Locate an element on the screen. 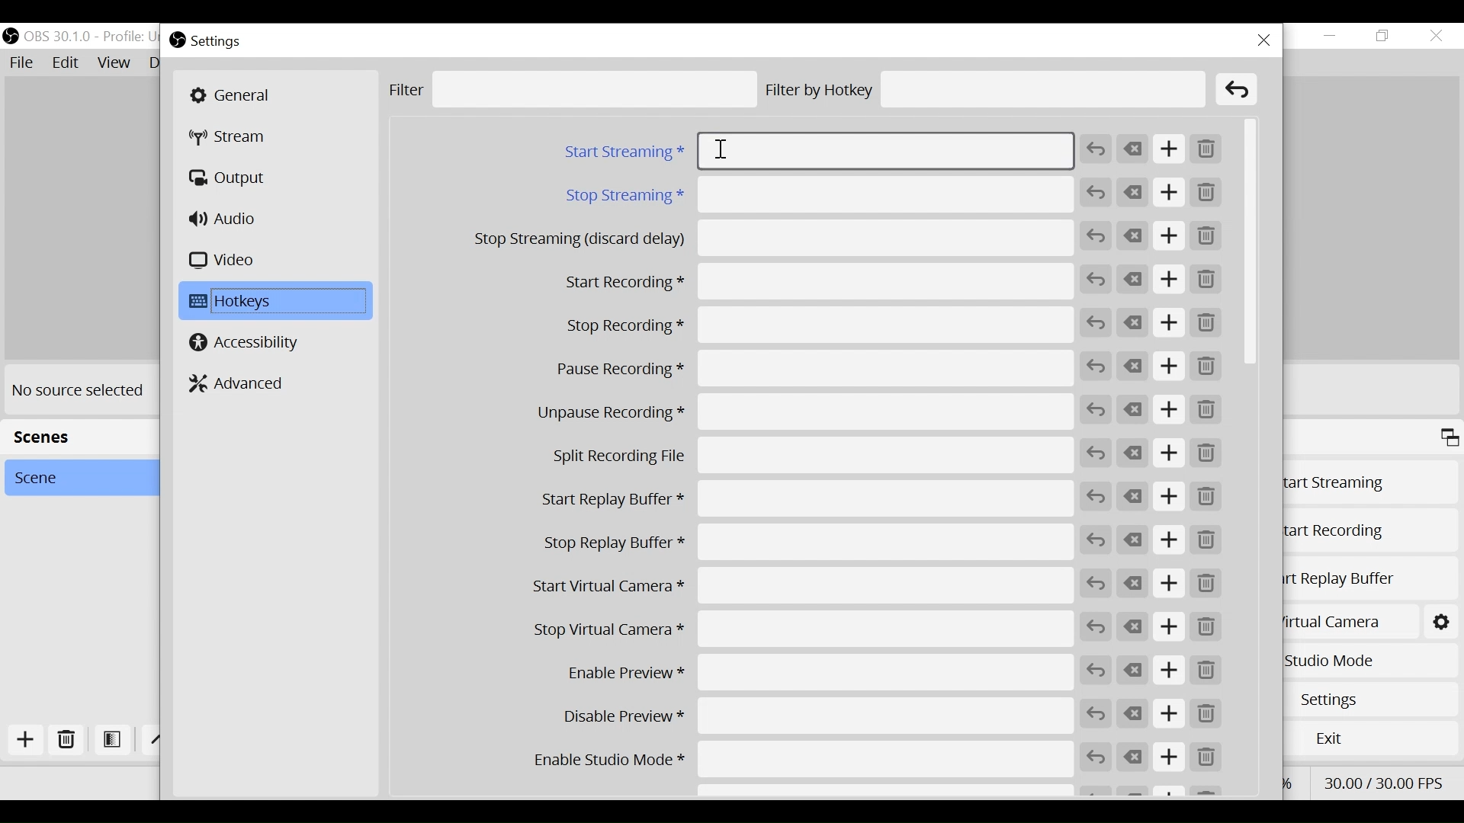  Remove is located at coordinates (1207, 758).